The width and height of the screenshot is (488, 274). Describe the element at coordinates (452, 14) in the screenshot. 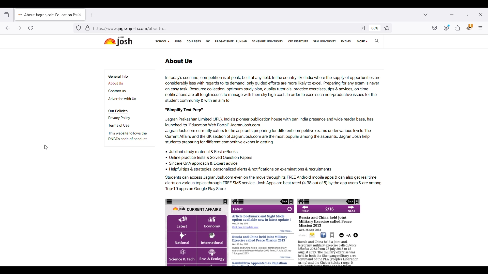

I see `Minimize` at that location.